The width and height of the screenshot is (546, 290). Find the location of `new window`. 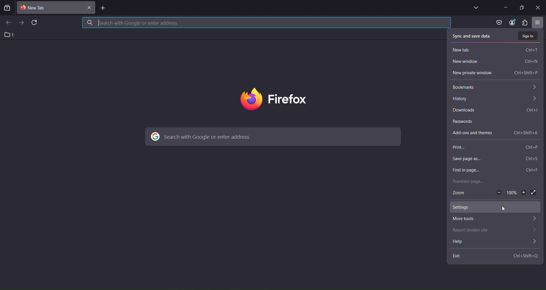

new window is located at coordinates (494, 62).